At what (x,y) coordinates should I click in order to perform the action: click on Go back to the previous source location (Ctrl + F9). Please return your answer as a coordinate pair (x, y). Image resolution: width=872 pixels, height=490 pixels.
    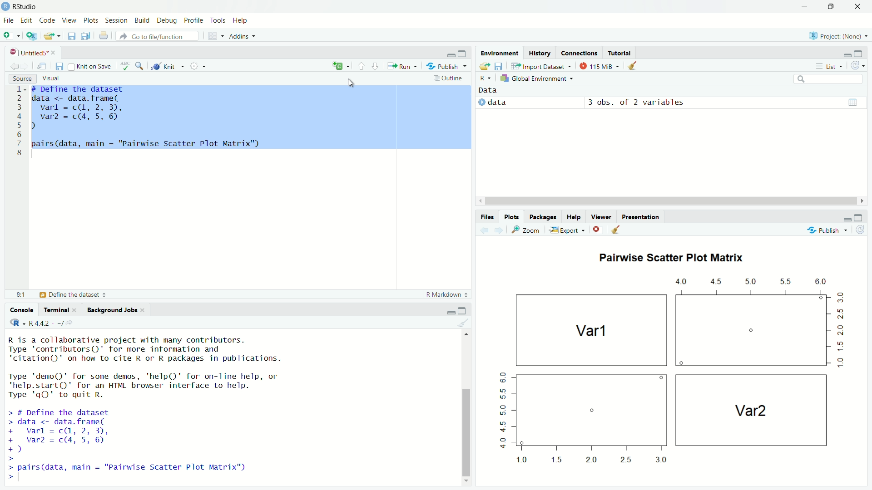
    Looking at the image, I should click on (482, 229).